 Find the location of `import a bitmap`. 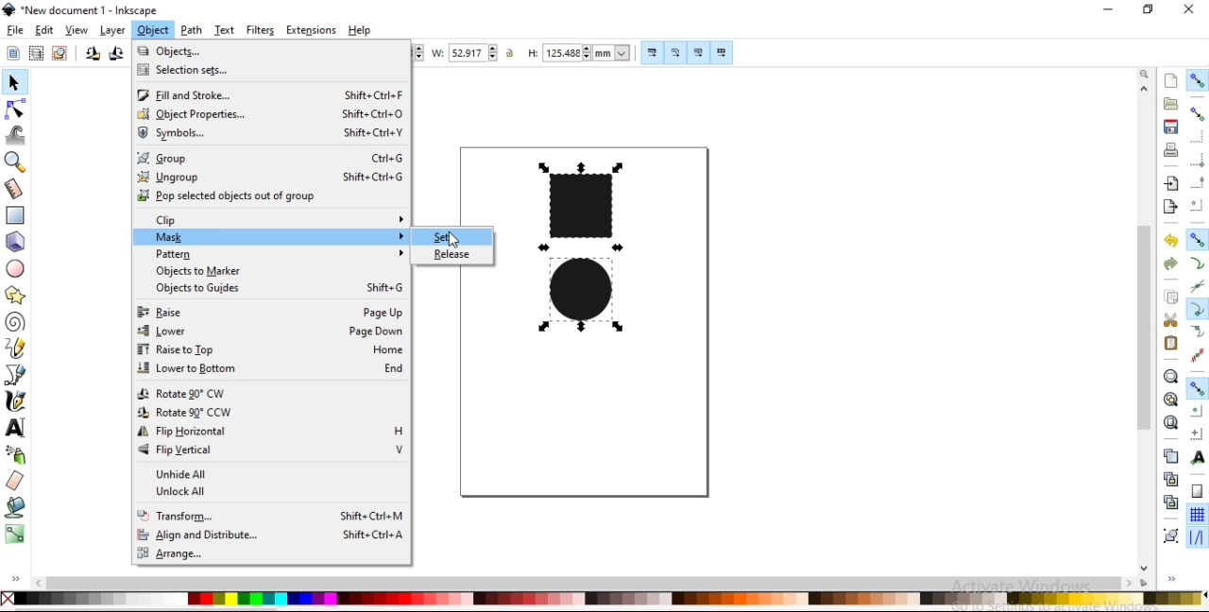

import a bitmap is located at coordinates (1172, 183).